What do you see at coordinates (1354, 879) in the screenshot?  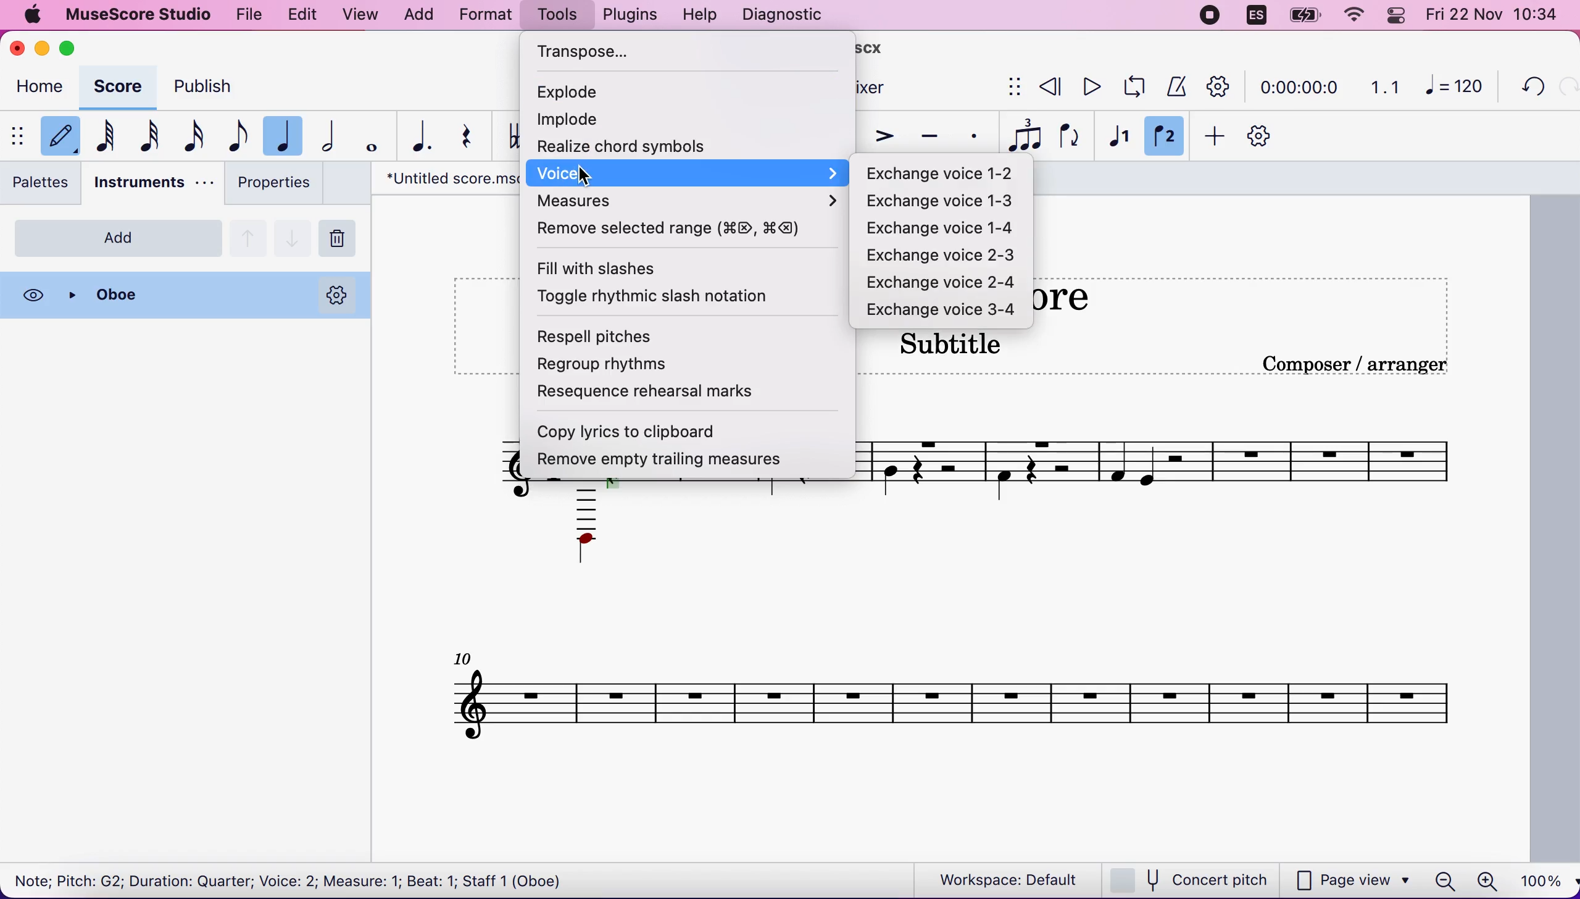 I see `page view` at bounding box center [1354, 879].